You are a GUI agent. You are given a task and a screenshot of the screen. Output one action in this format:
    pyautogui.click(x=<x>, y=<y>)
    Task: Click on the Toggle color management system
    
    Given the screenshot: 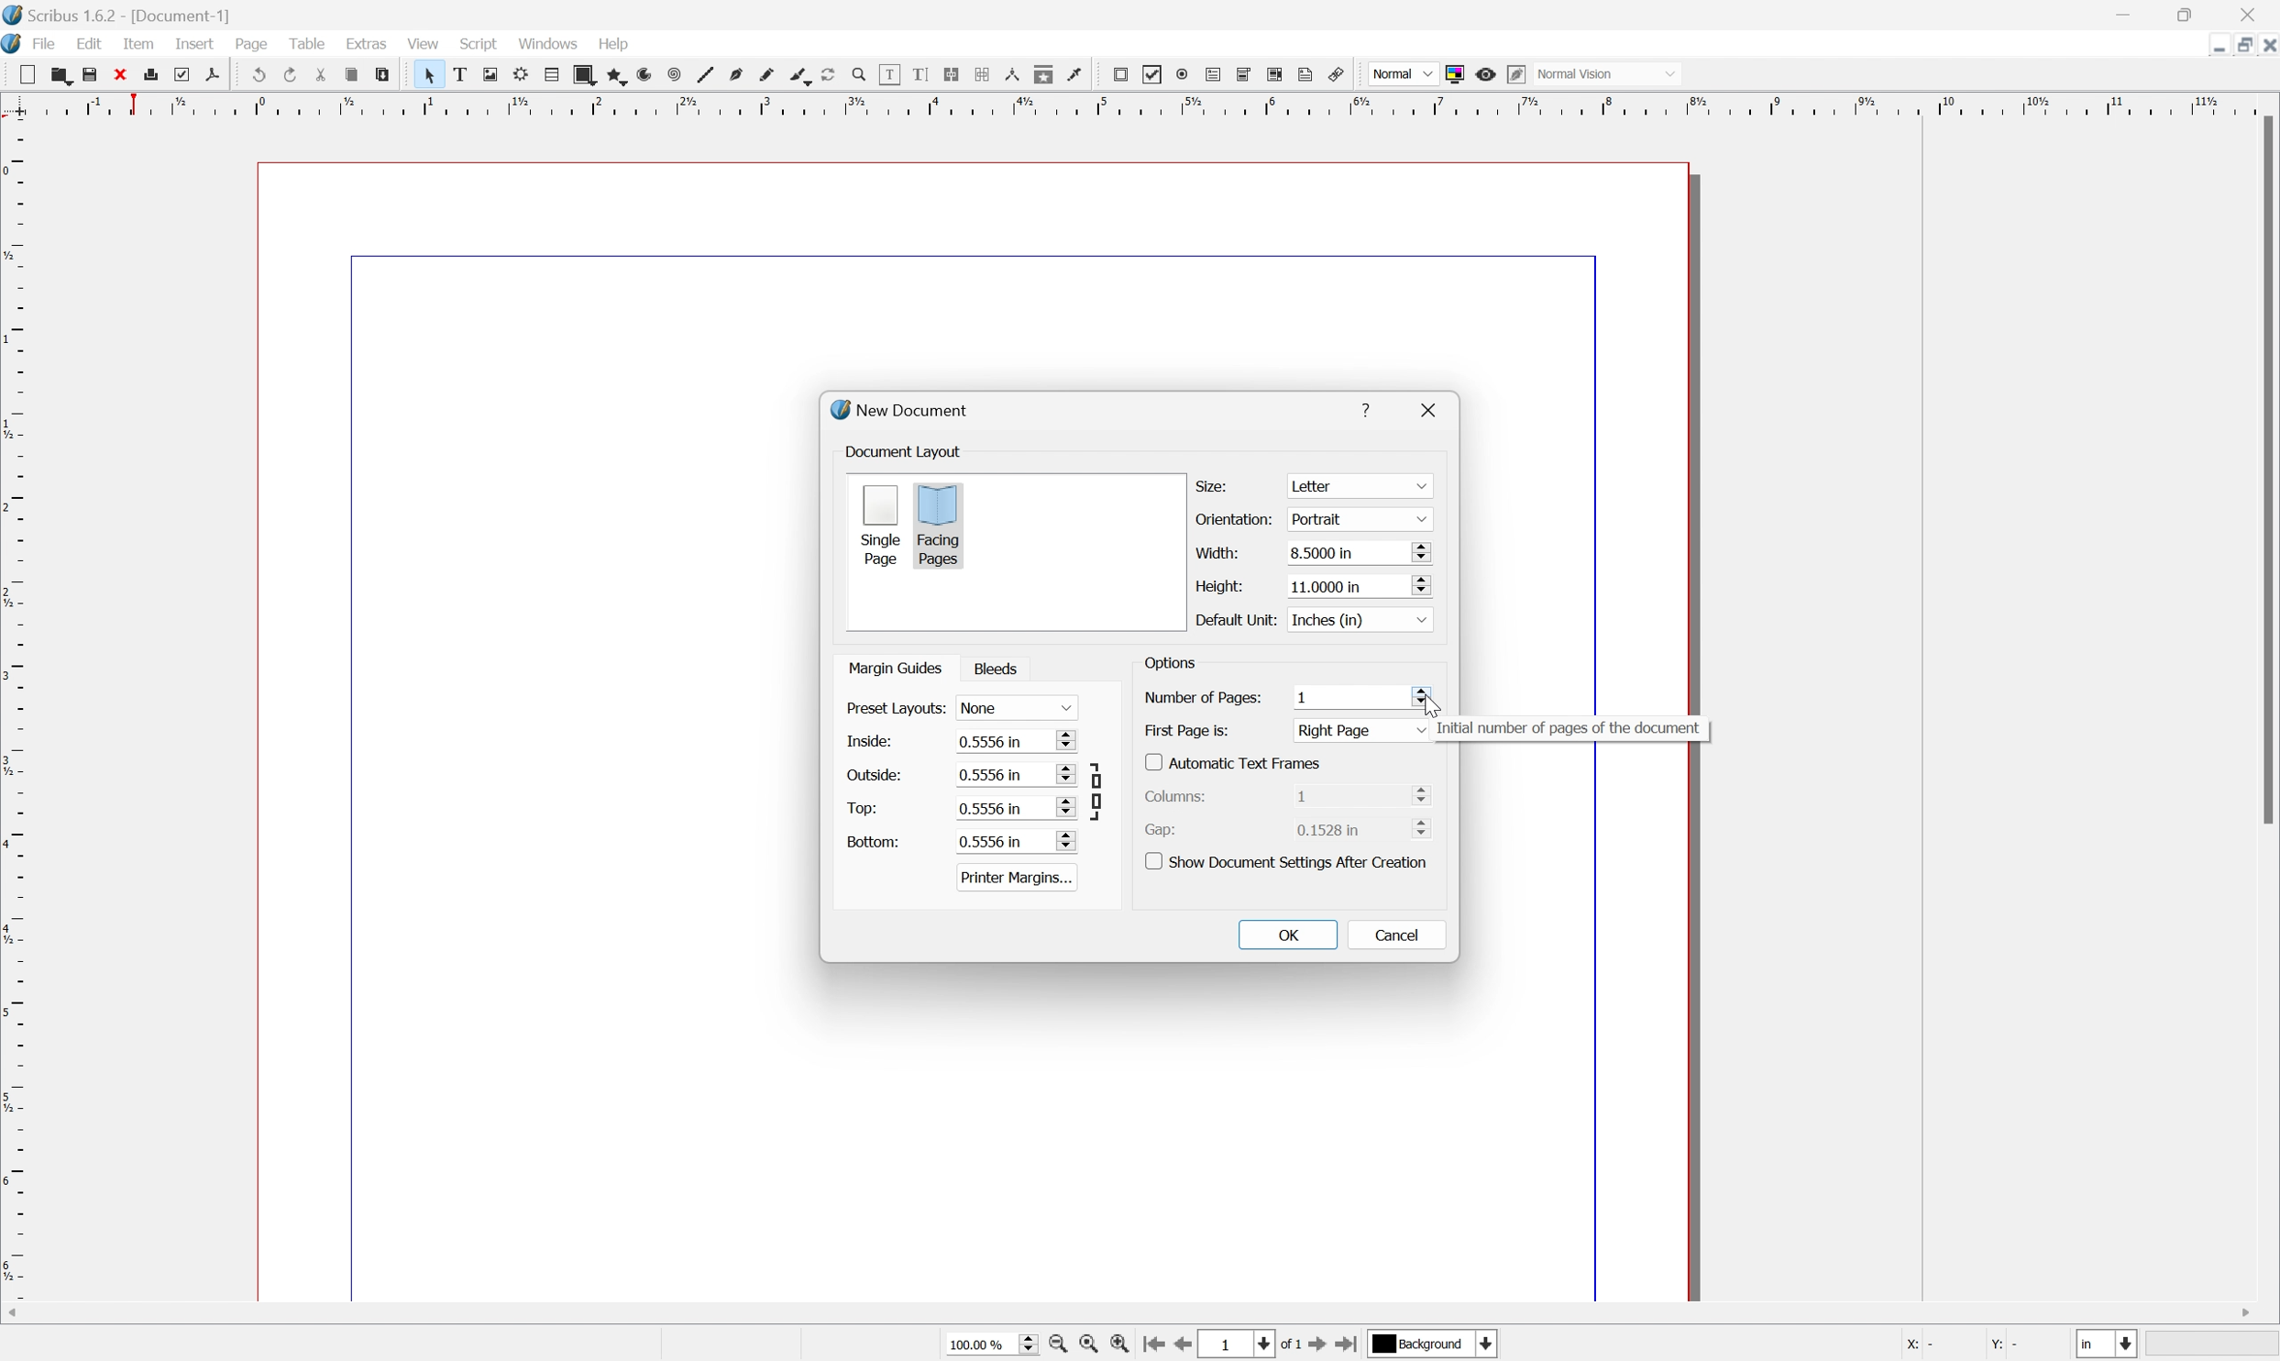 What is the action you would take?
    pyautogui.click(x=1455, y=72)
    